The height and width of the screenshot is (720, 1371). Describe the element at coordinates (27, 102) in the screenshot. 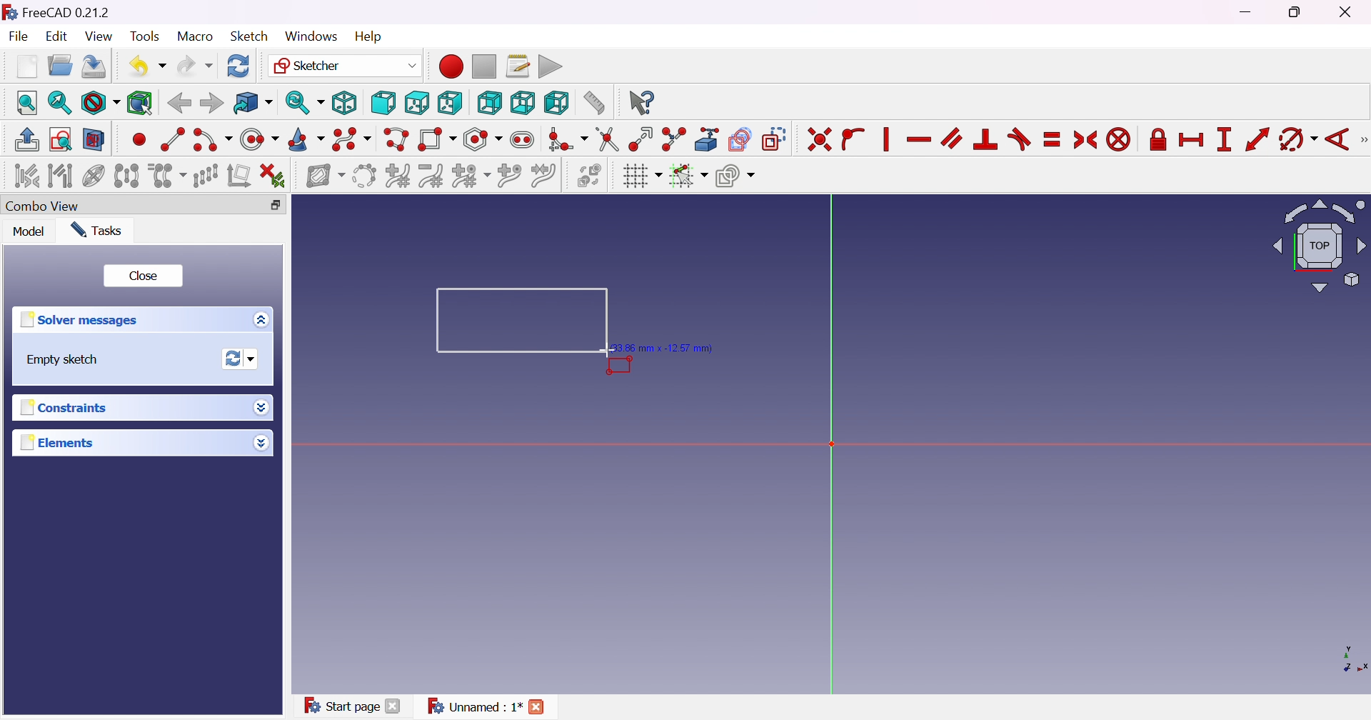

I see `Fit all` at that location.